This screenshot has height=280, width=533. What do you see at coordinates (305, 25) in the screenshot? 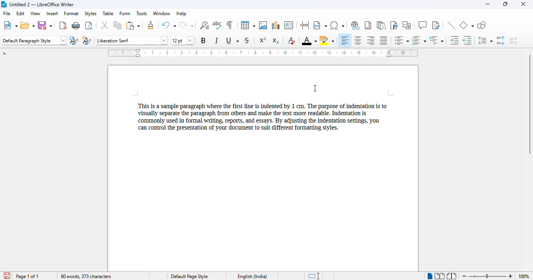
I see `insert page break` at bounding box center [305, 25].